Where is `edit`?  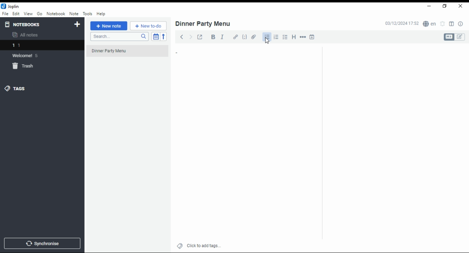 edit is located at coordinates (16, 14).